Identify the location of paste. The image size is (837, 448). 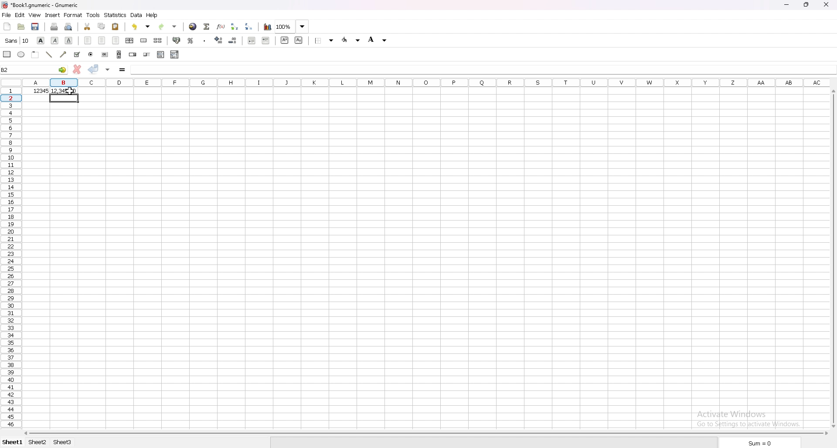
(116, 27).